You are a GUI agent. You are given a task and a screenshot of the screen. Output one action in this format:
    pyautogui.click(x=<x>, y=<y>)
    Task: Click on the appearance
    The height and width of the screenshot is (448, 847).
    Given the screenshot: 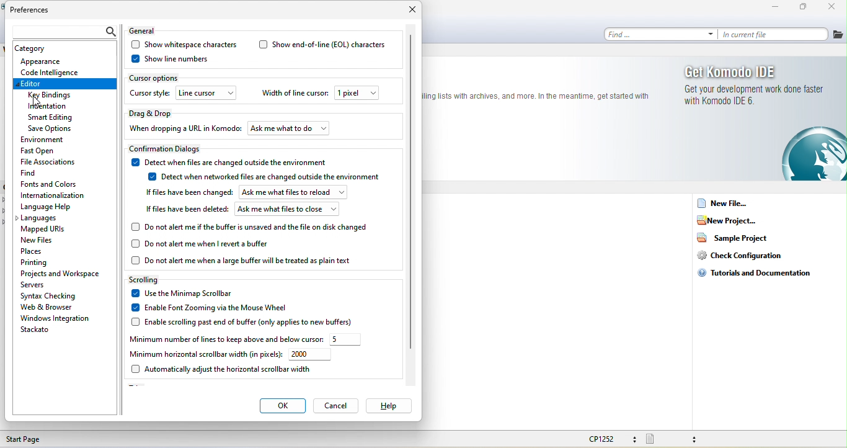 What is the action you would take?
    pyautogui.click(x=48, y=61)
    